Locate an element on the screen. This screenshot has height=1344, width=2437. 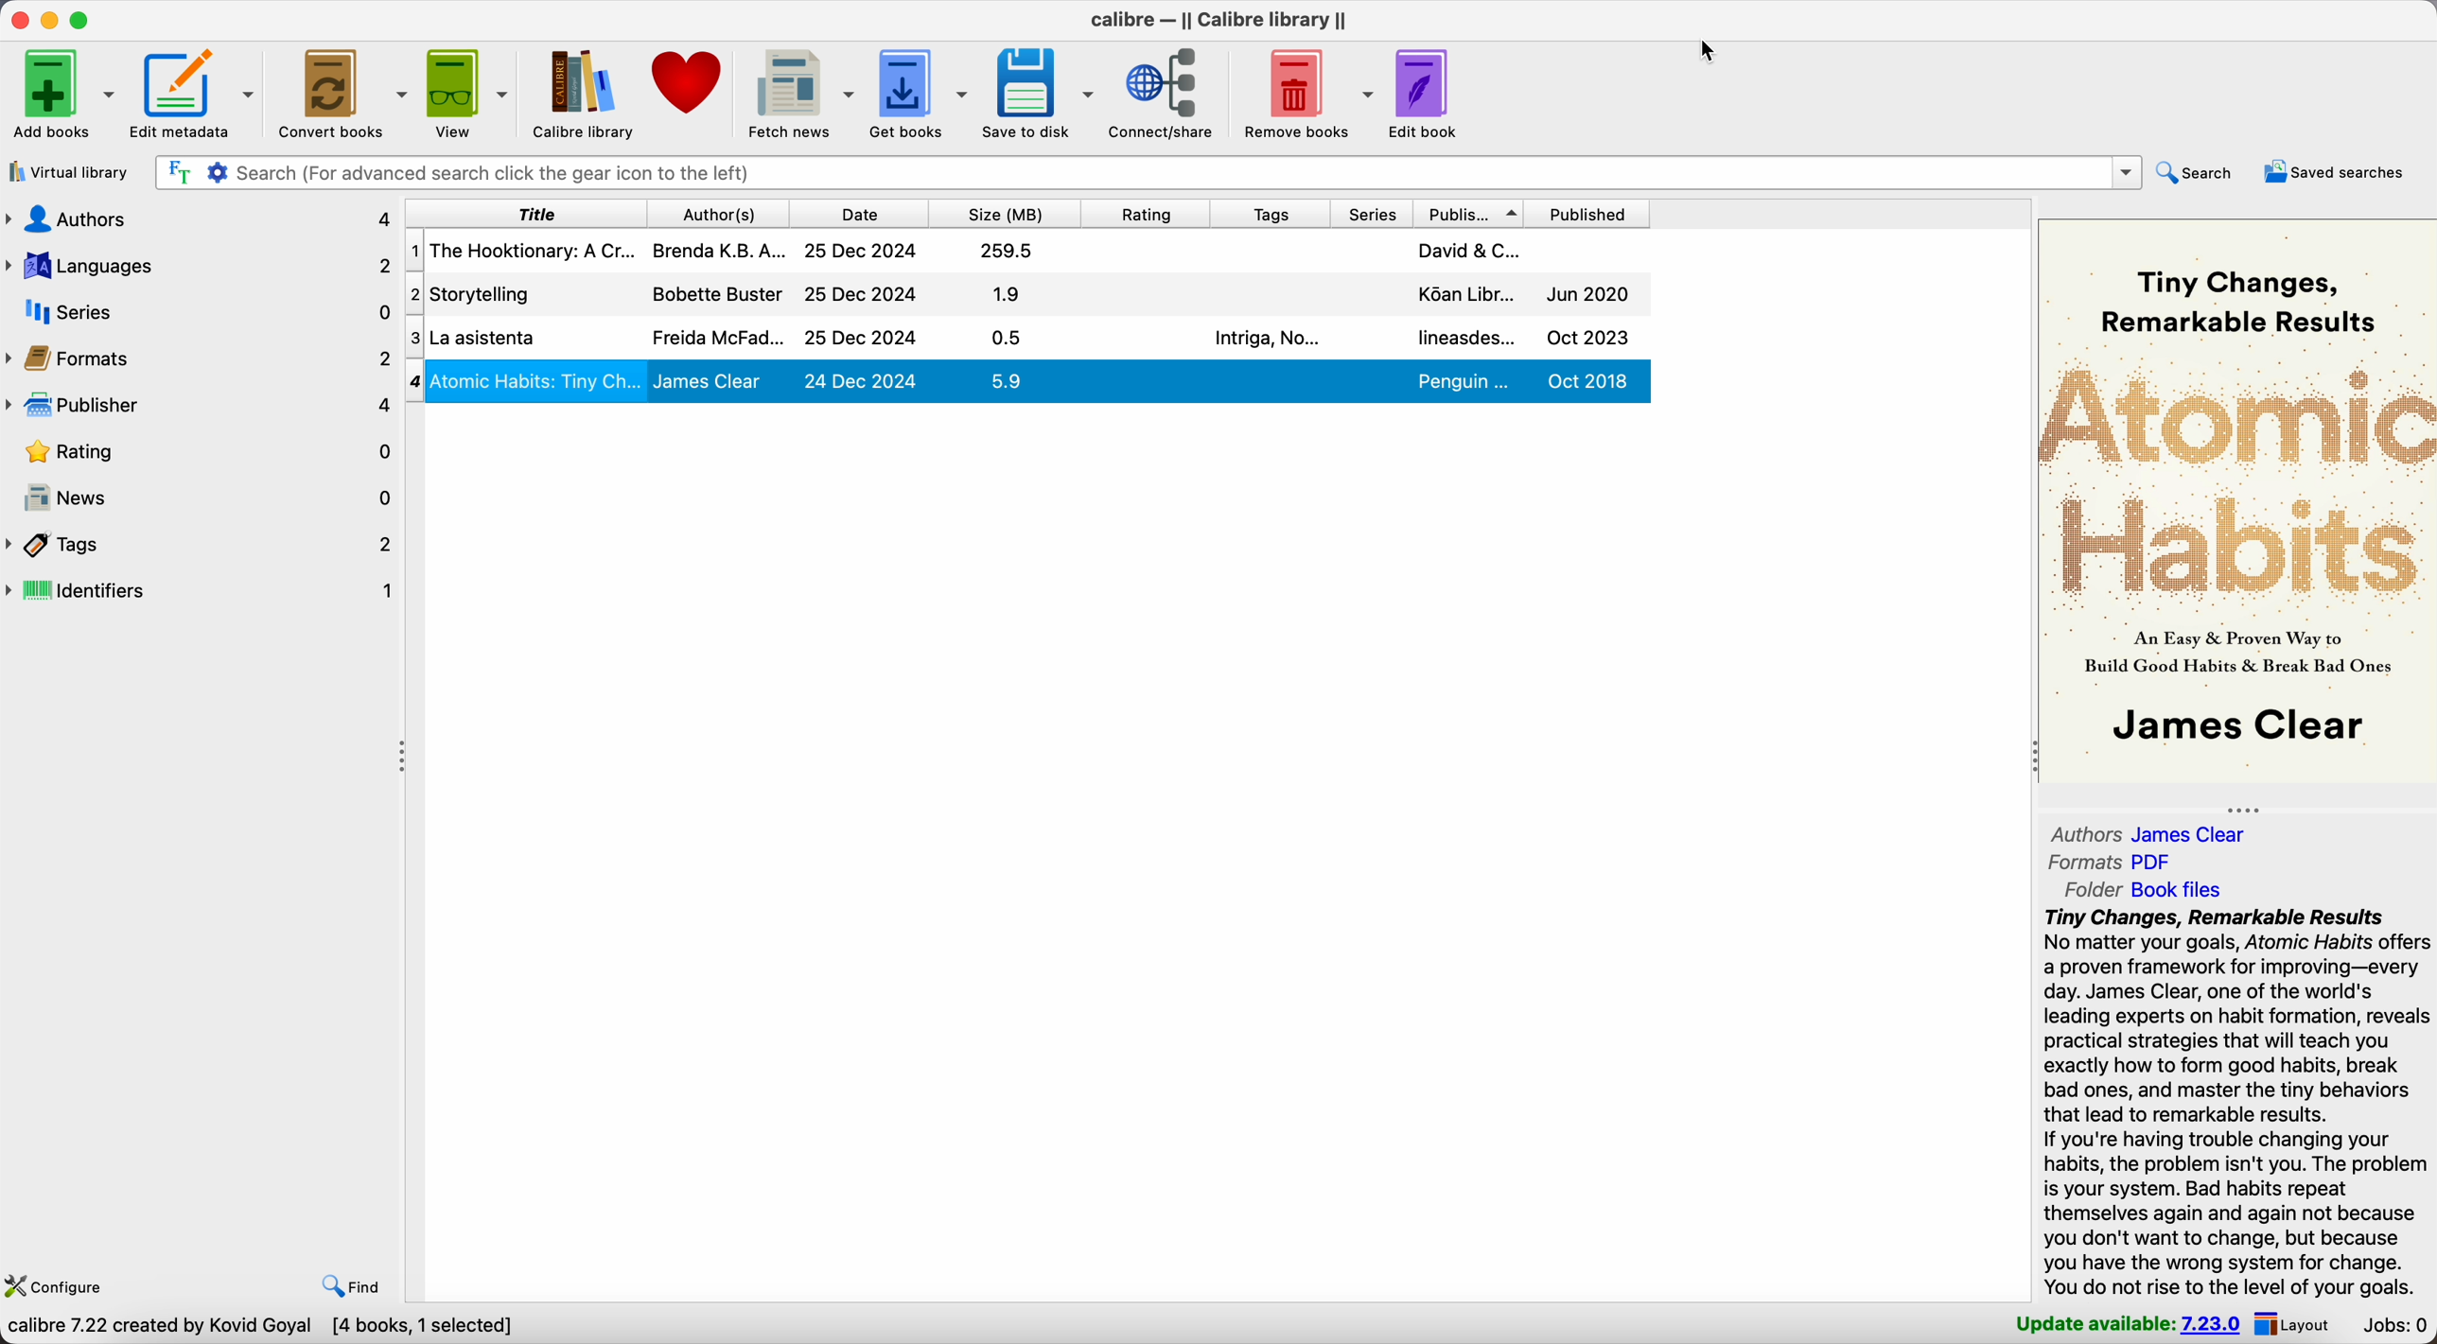
lineasdes... is located at coordinates (1465, 338).